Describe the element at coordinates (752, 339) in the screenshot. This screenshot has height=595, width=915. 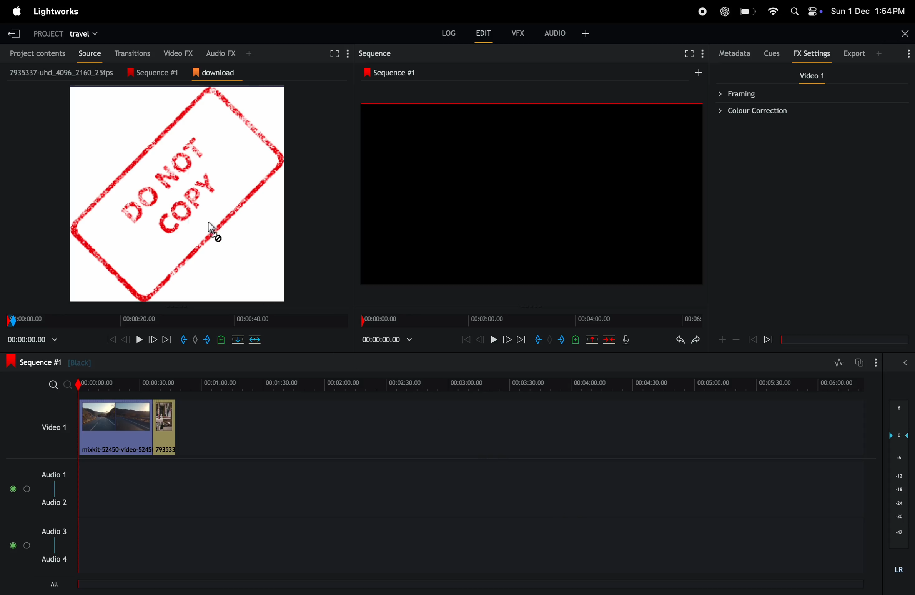
I see `backward` at that location.